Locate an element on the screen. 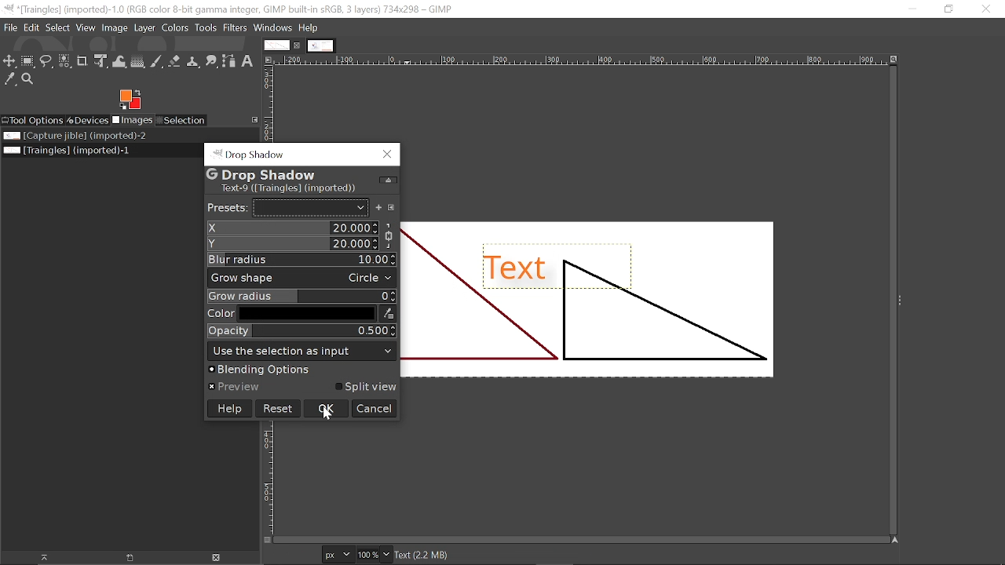 Image resolution: width=1005 pixels, height=565 pixels. G Drop Shadow is located at coordinates (269, 172).